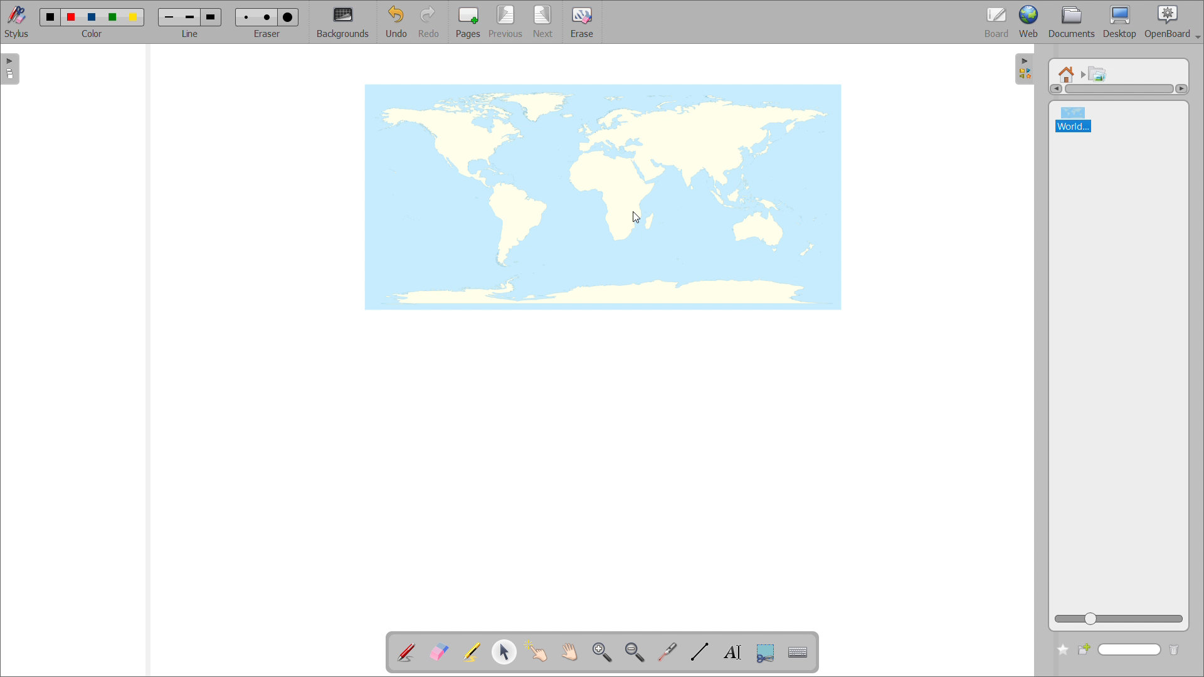 This screenshot has width=1204, height=677. What do you see at coordinates (537, 651) in the screenshot?
I see `interact with items` at bounding box center [537, 651].